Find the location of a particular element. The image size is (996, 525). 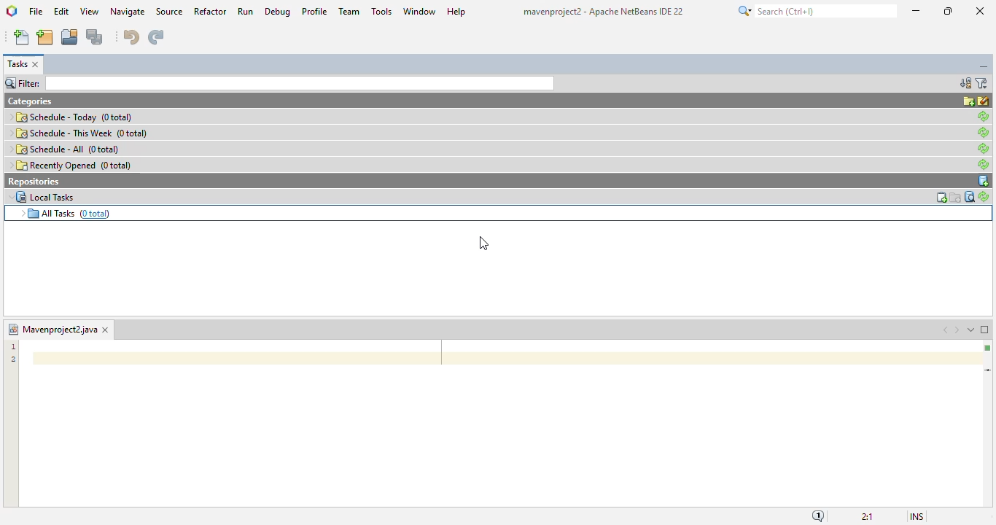

new file is located at coordinates (23, 37).